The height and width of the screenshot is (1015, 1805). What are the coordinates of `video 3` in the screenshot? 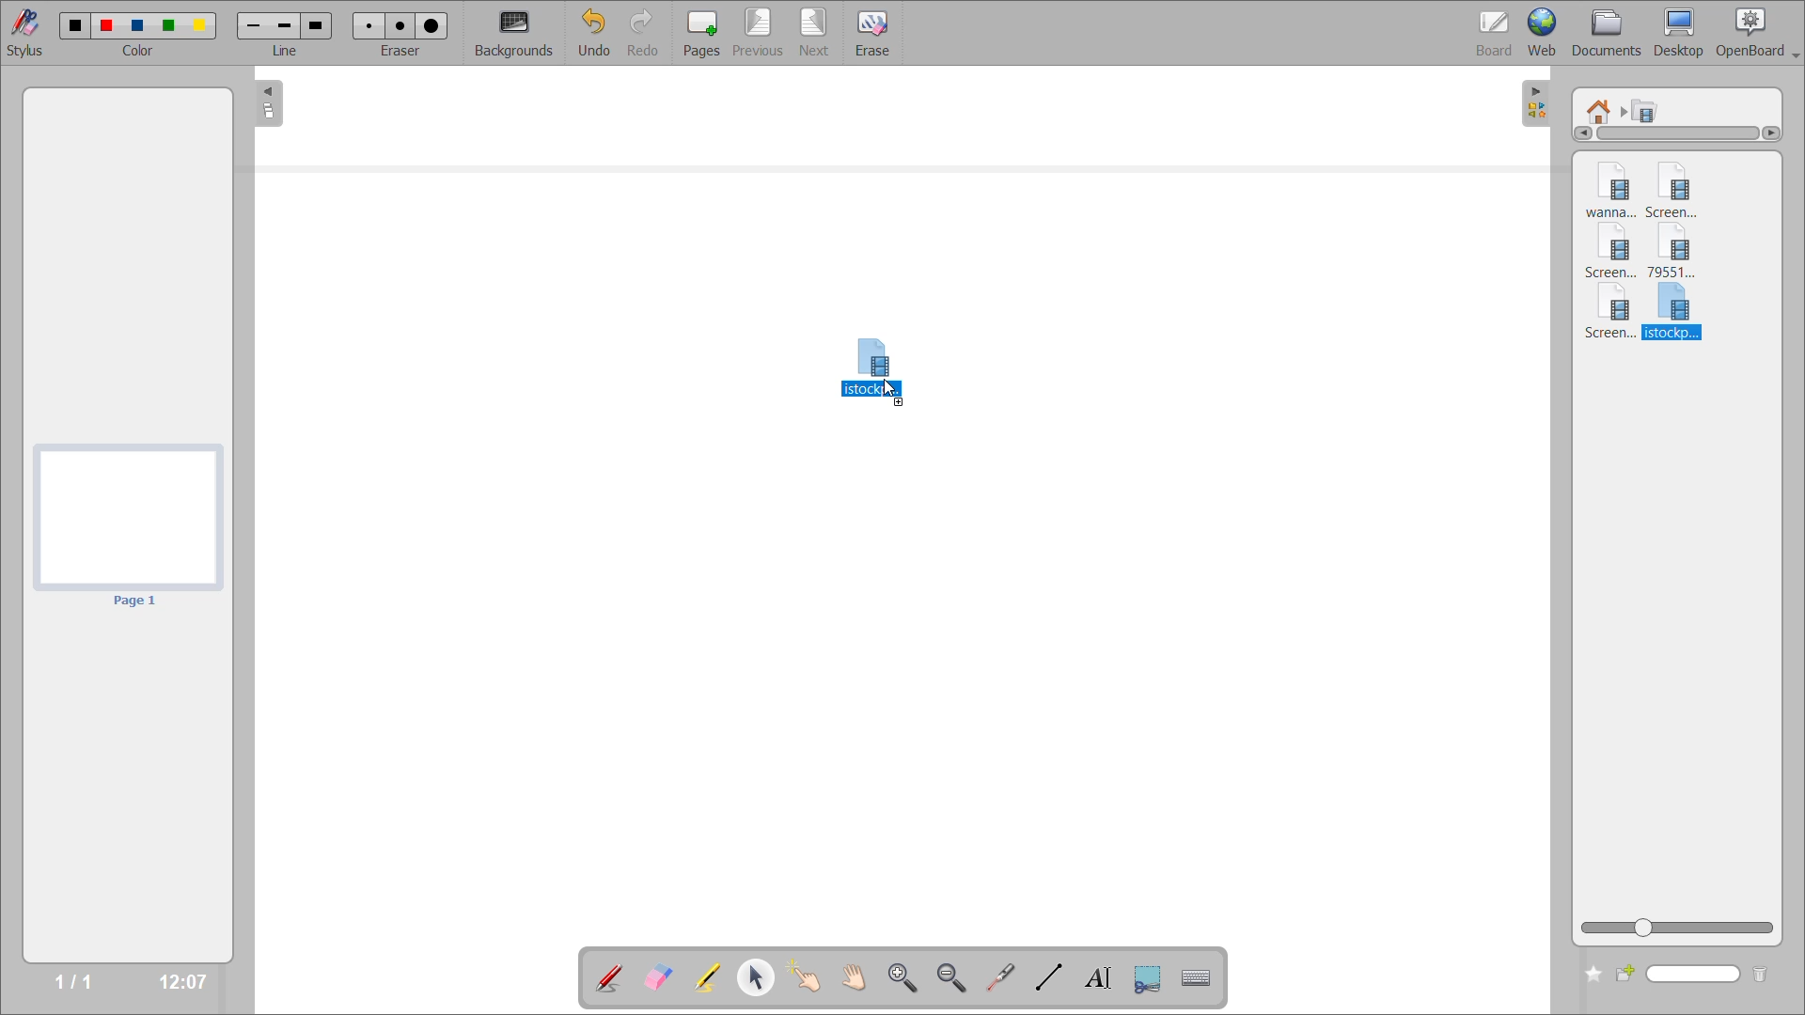 It's located at (1613, 253).